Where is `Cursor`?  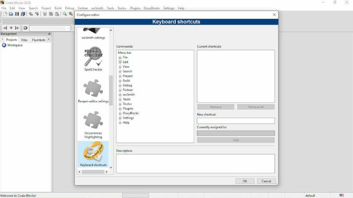
Cursor is located at coordinates (120, 61).